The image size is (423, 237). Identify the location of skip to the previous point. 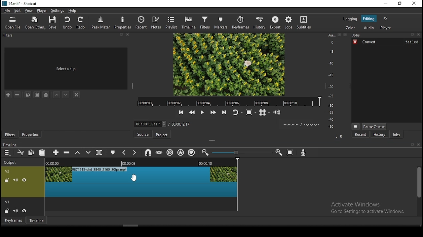
(181, 113).